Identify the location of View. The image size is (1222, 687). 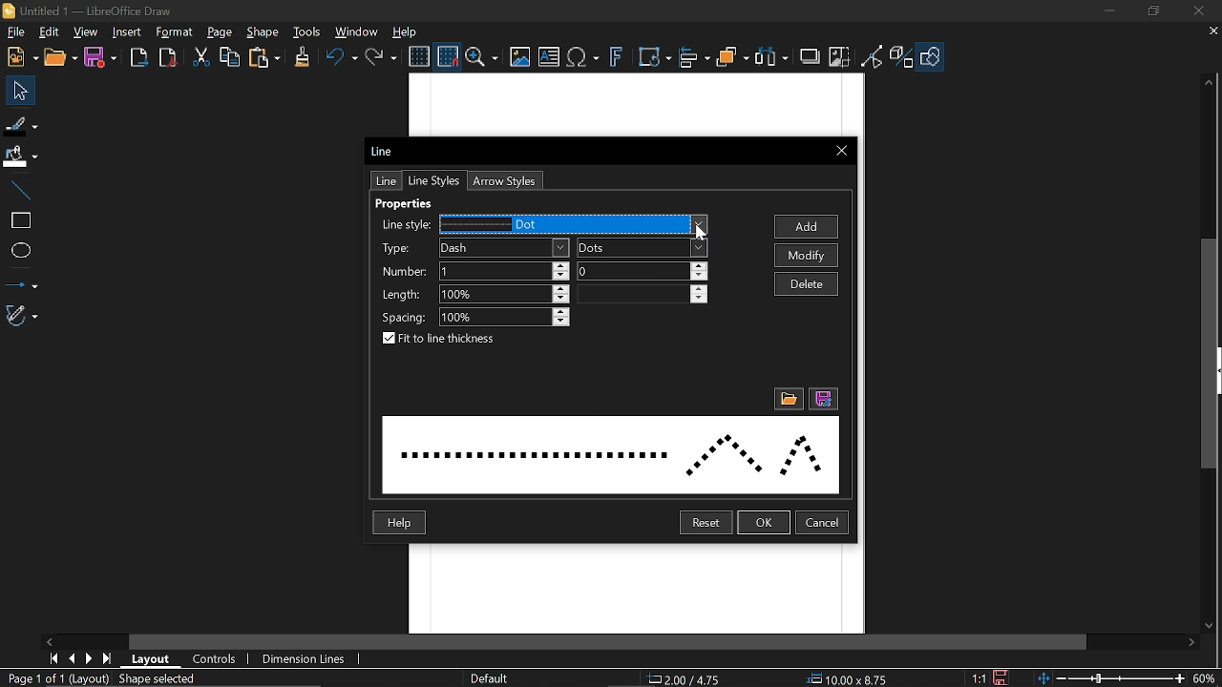
(86, 31).